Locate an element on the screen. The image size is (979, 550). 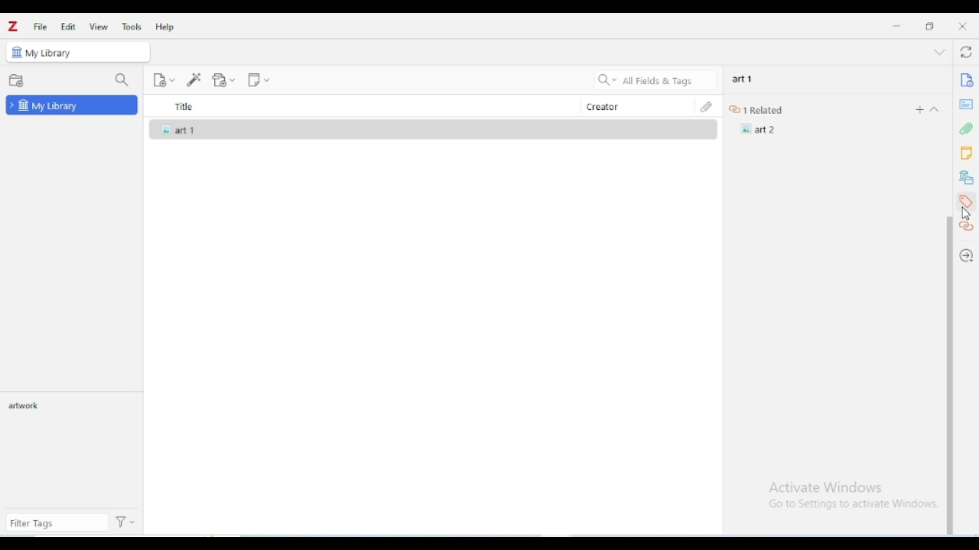
actions is located at coordinates (126, 523).